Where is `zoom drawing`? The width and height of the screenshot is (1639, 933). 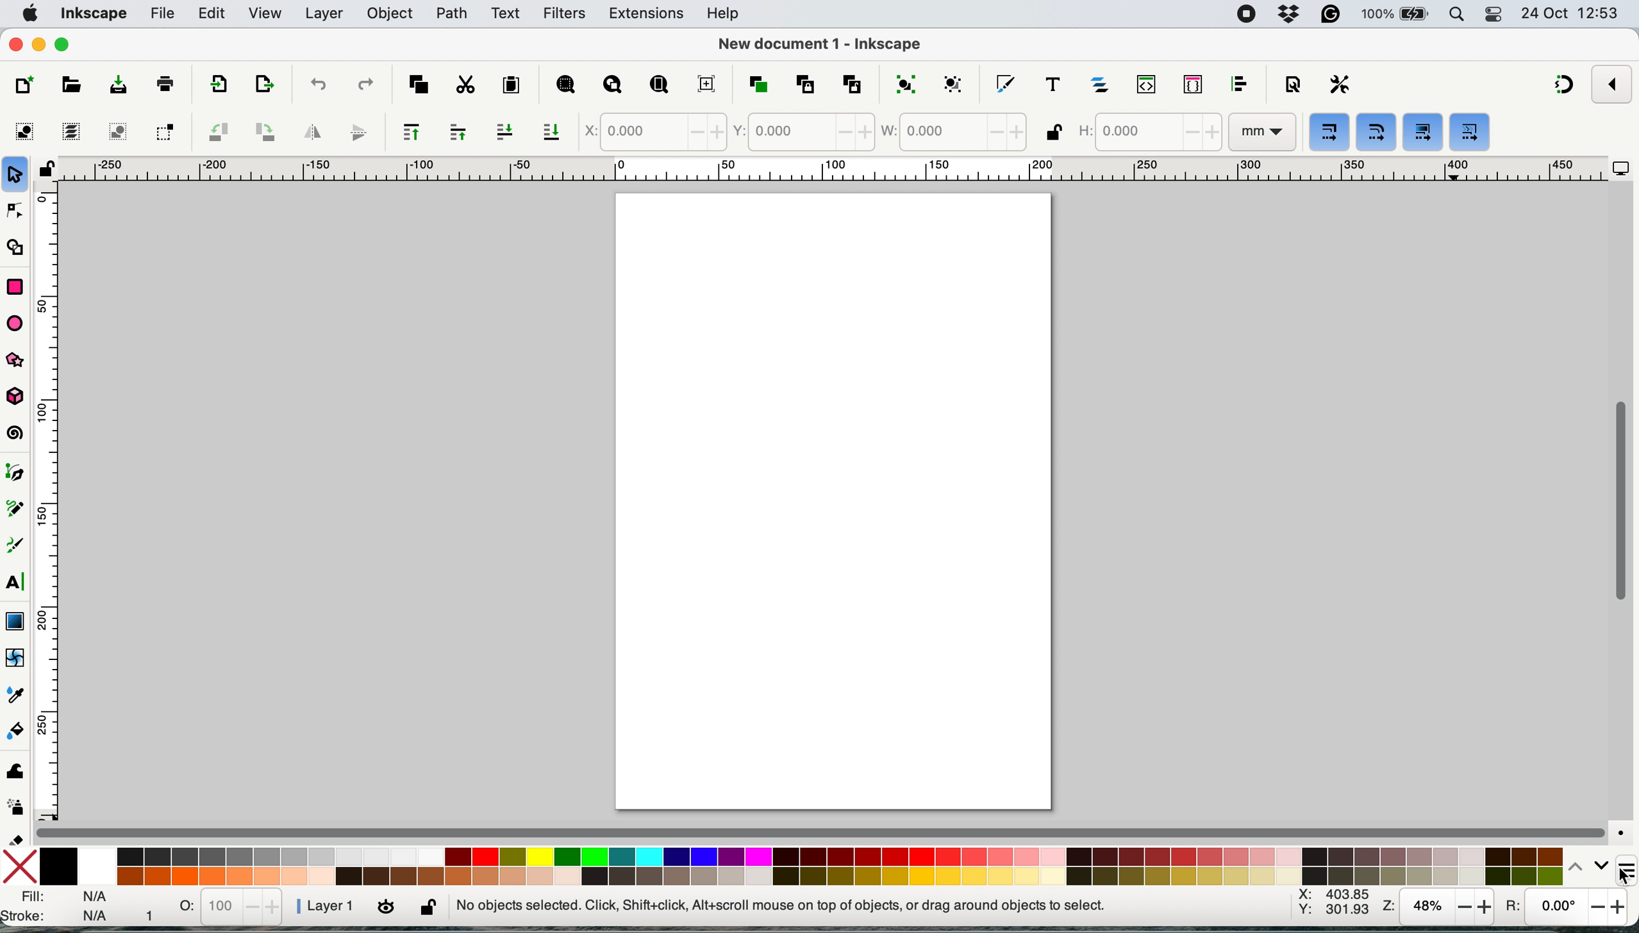 zoom drawing is located at coordinates (617, 84).